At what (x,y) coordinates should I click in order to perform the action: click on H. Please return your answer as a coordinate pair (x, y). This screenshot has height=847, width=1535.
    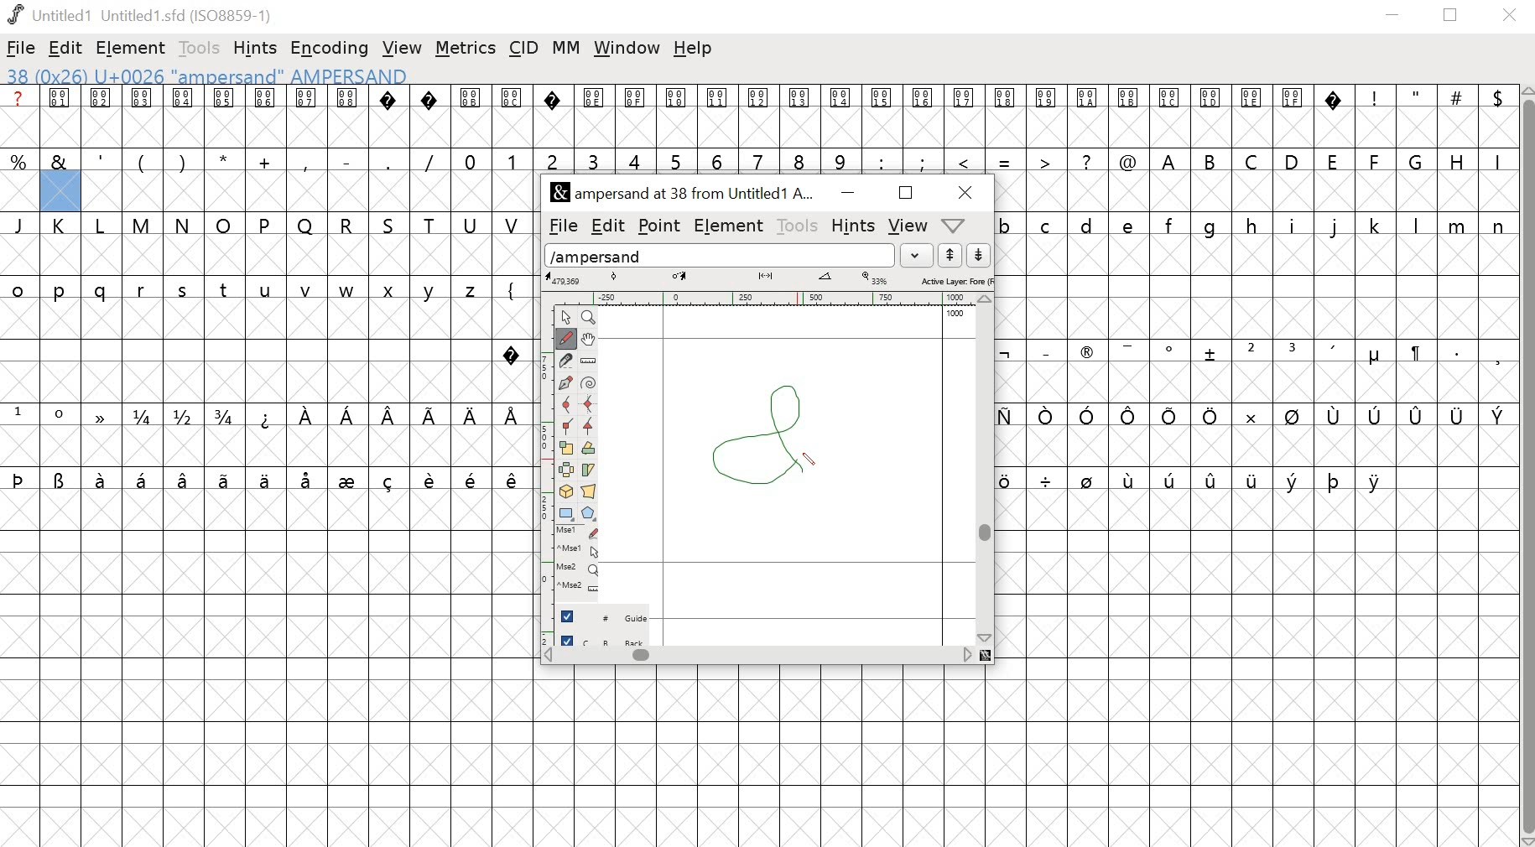
    Looking at the image, I should click on (1457, 159).